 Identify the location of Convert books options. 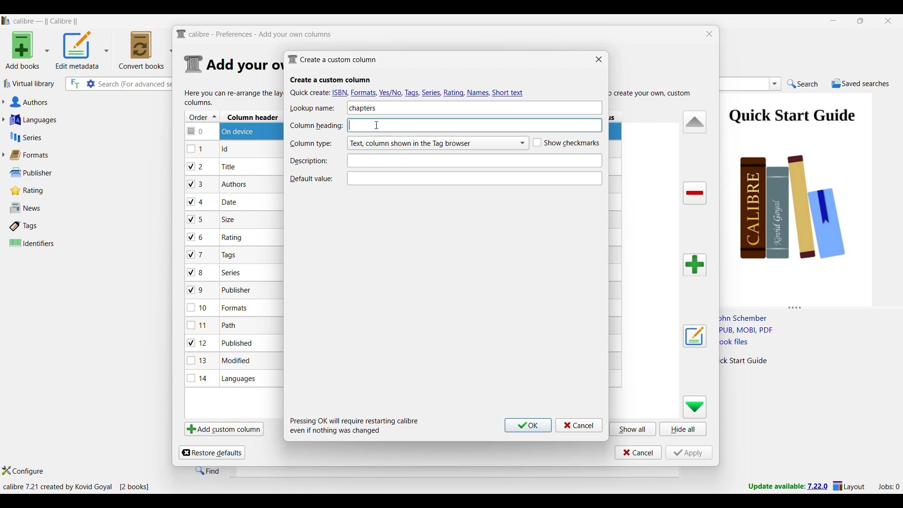
(146, 50).